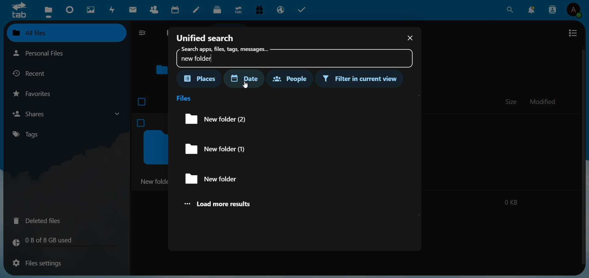  I want to click on calendar, so click(177, 11).